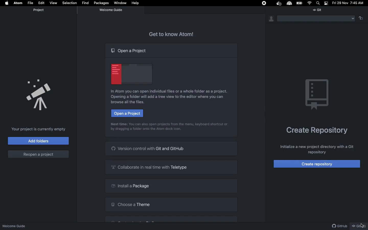  I want to click on Add folders, so click(38, 141).